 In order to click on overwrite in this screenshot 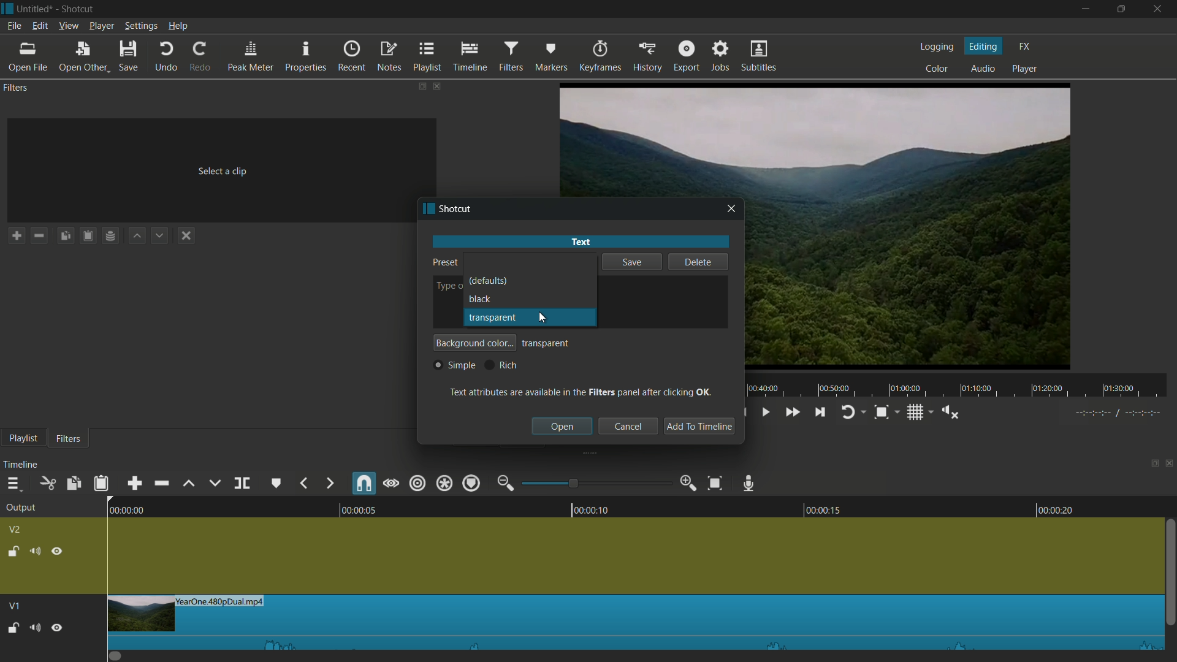, I will do `click(215, 484)`.